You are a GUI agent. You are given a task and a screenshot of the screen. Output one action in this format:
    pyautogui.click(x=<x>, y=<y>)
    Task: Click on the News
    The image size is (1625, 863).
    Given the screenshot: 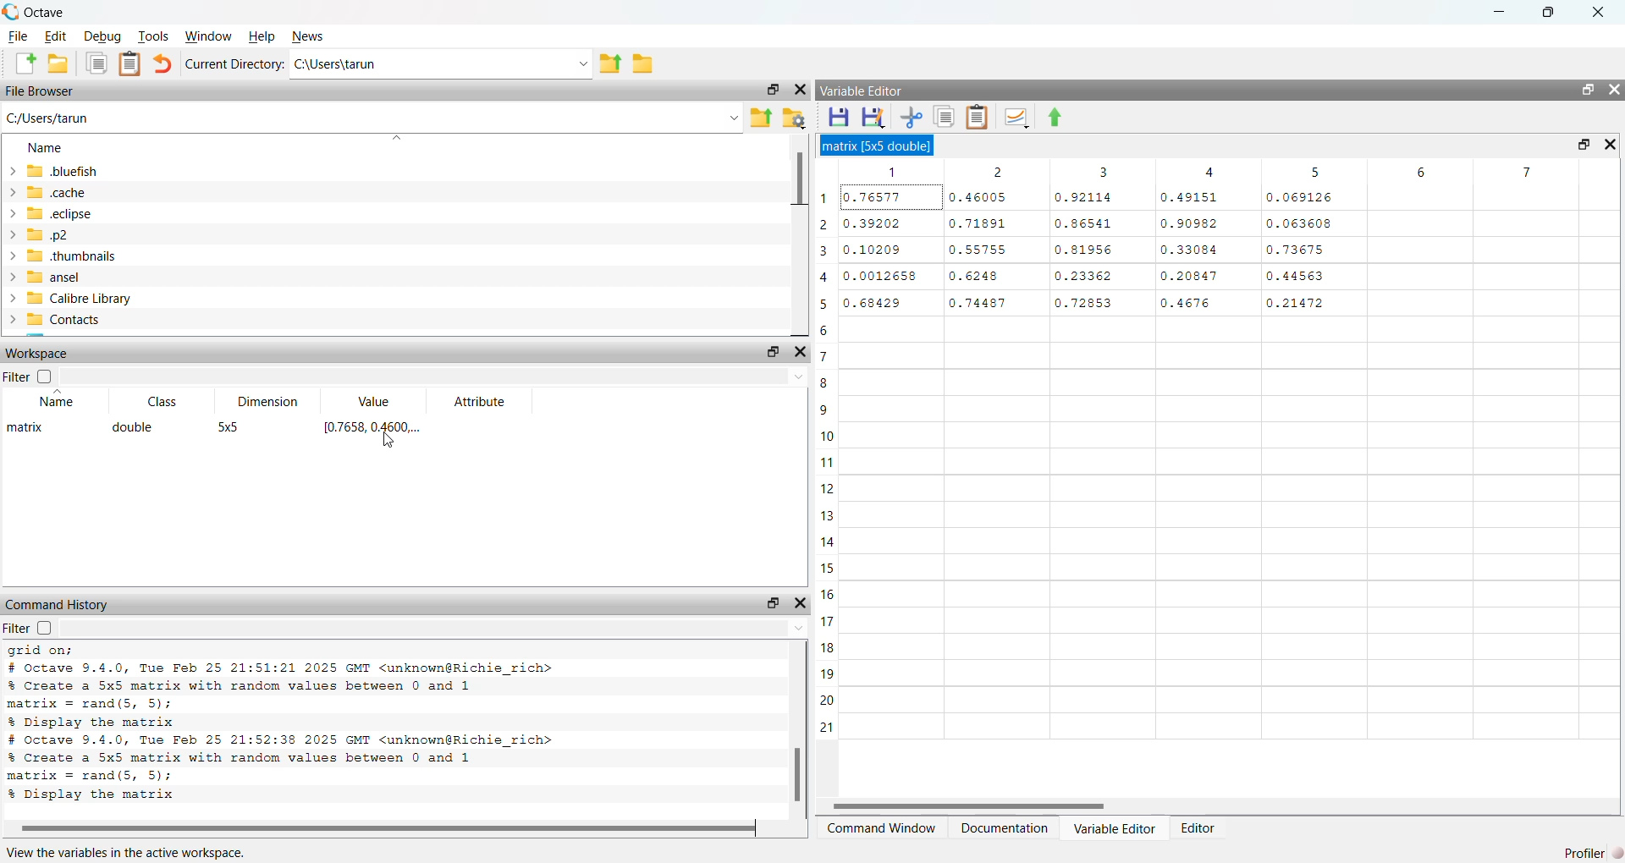 What is the action you would take?
    pyautogui.click(x=311, y=35)
    